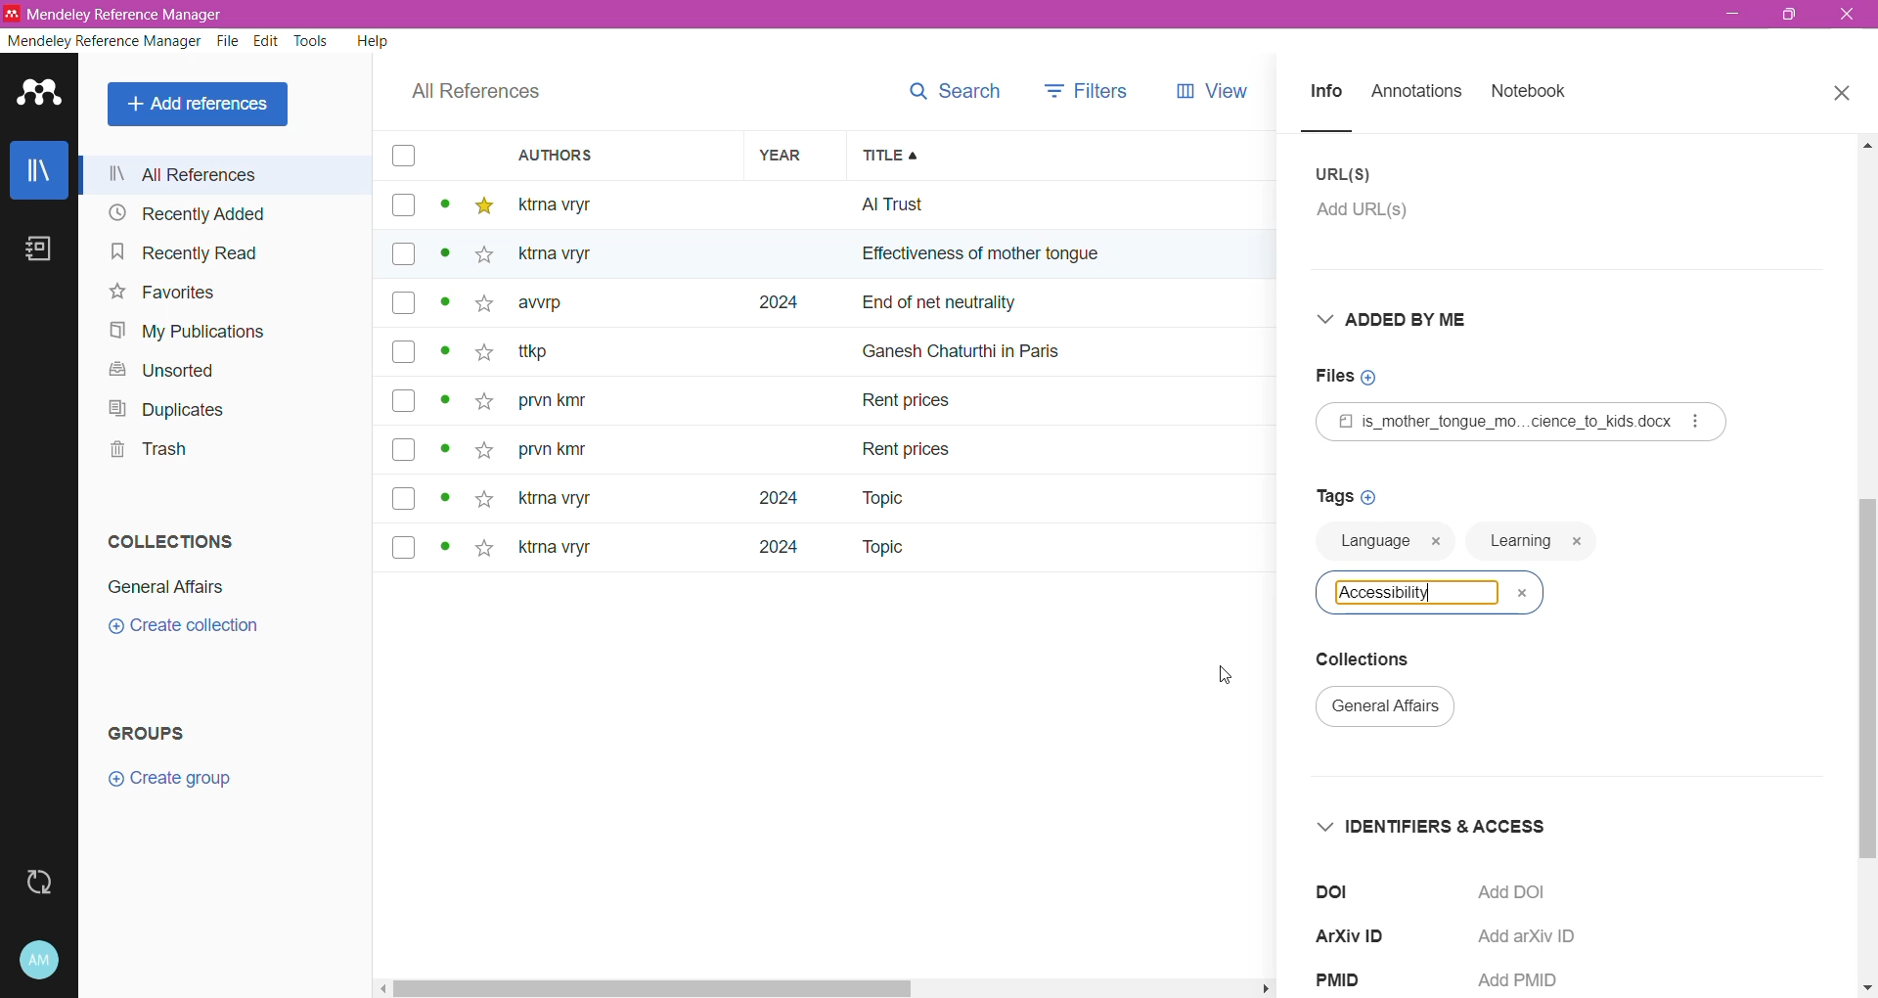 This screenshot has height=998, width=1878. I want to click on Annotations, so click(1416, 93).